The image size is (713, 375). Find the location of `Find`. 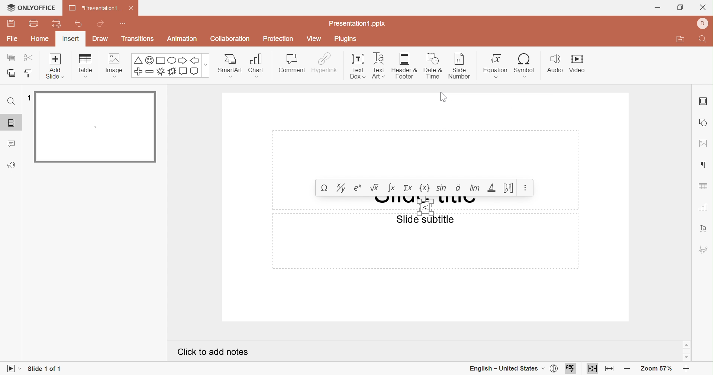

Find is located at coordinates (13, 102).